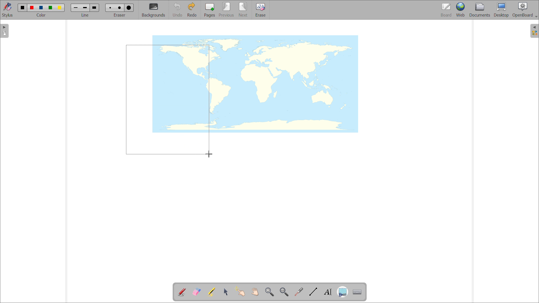 Image resolution: width=539 pixels, height=303 pixels. I want to click on cursor, so click(209, 155).